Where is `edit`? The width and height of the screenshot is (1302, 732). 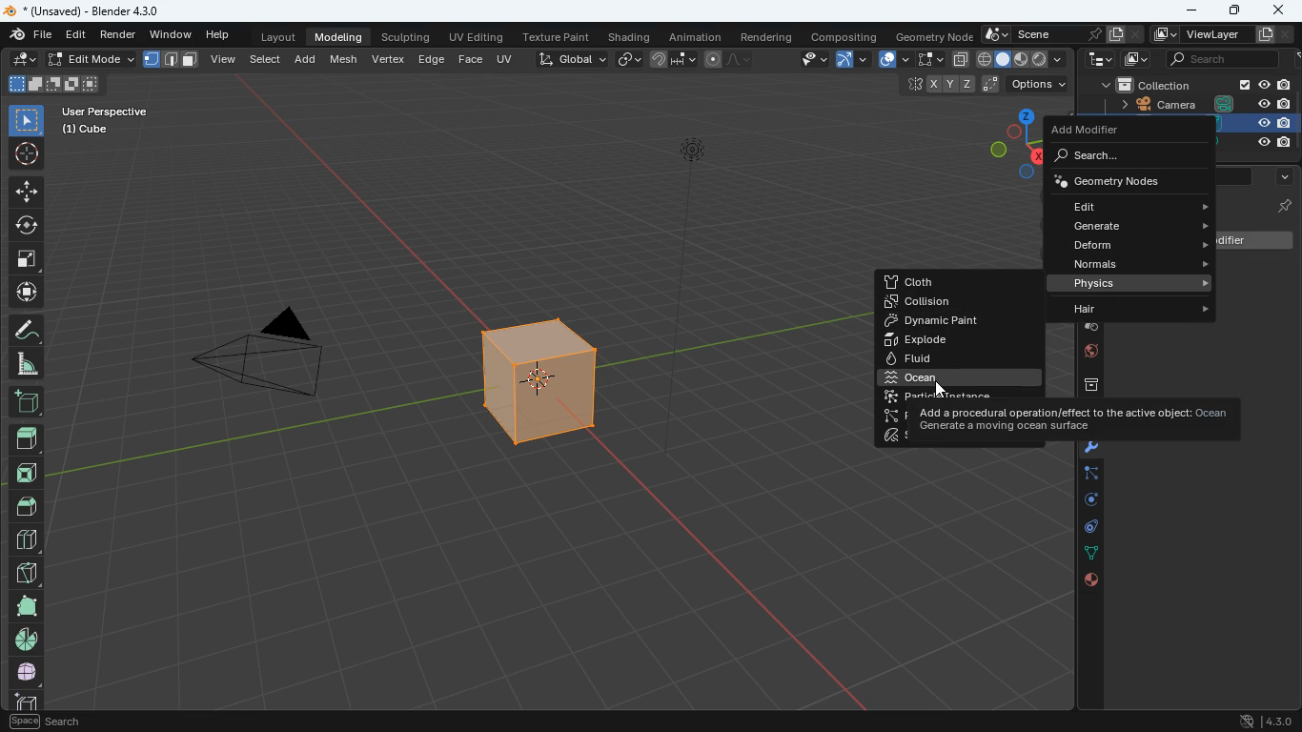
edit is located at coordinates (804, 61).